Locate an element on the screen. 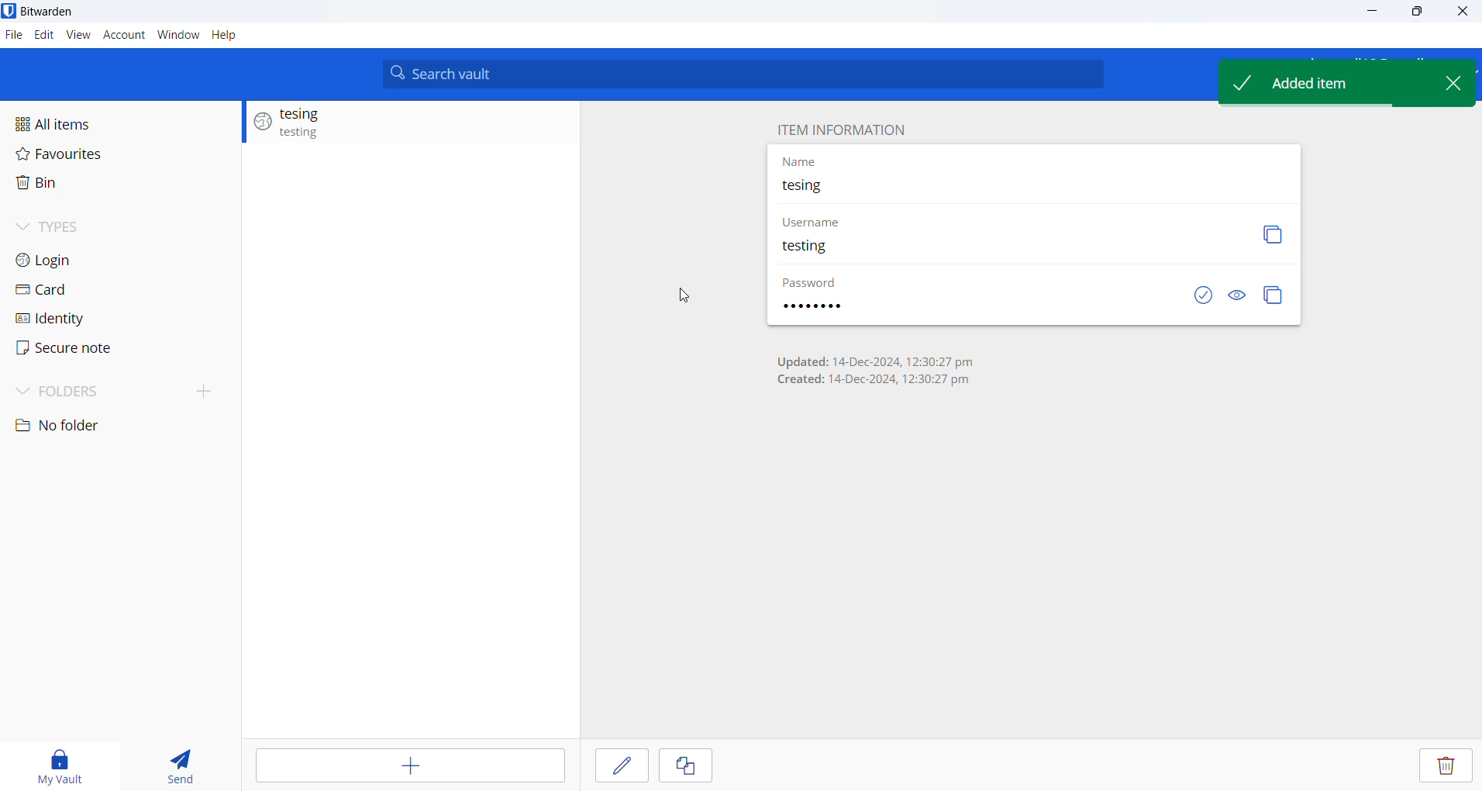 The image size is (1482, 791). close is located at coordinates (1460, 85).